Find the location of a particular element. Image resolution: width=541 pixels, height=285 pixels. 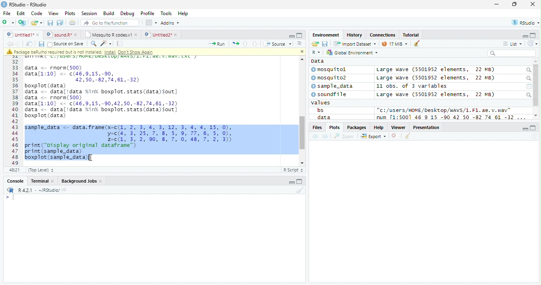

Go to previous section is located at coordinates (245, 44).